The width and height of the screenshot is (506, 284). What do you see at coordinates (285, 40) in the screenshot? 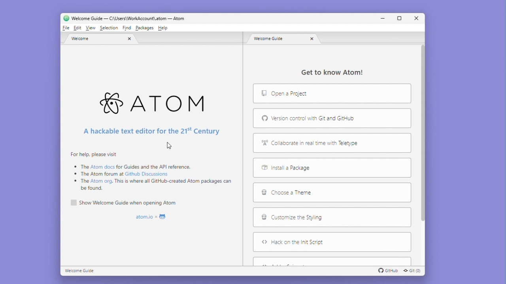
I see `Welcome guide` at bounding box center [285, 40].